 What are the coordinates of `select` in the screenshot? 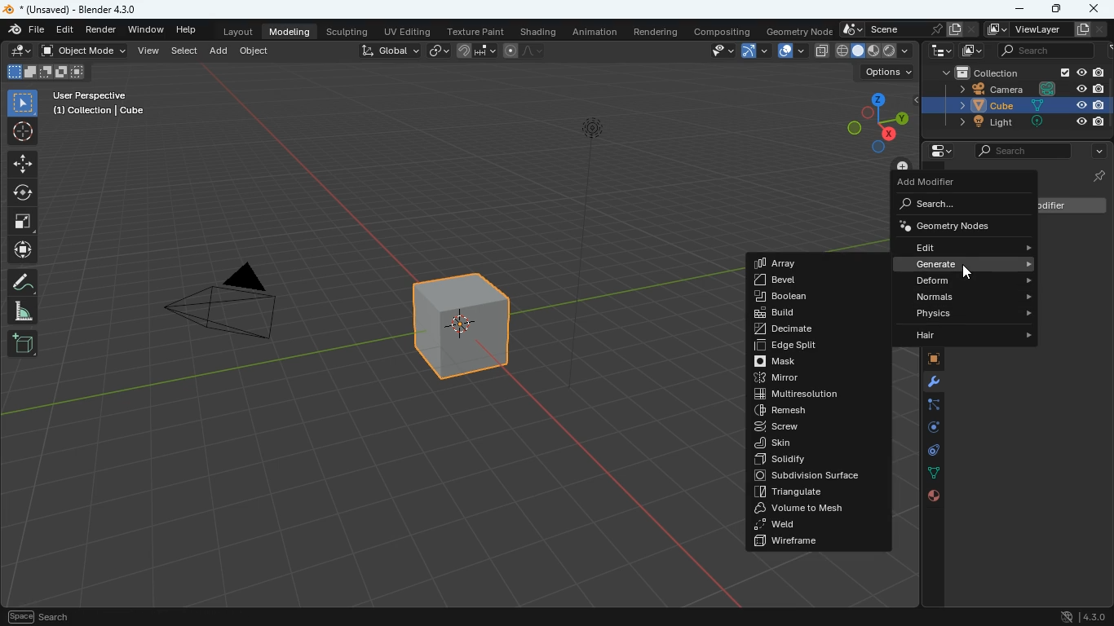 It's located at (24, 103).